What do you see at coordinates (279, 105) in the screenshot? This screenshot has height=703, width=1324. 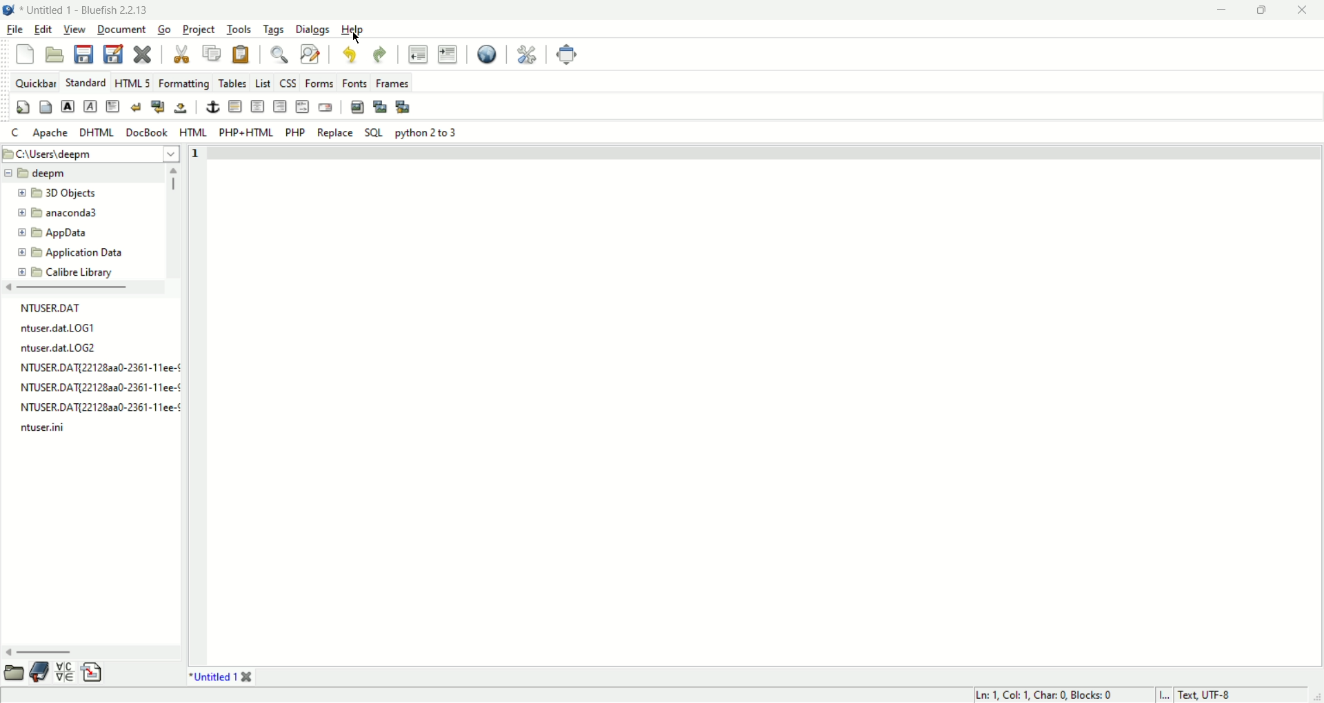 I see `right justify` at bounding box center [279, 105].